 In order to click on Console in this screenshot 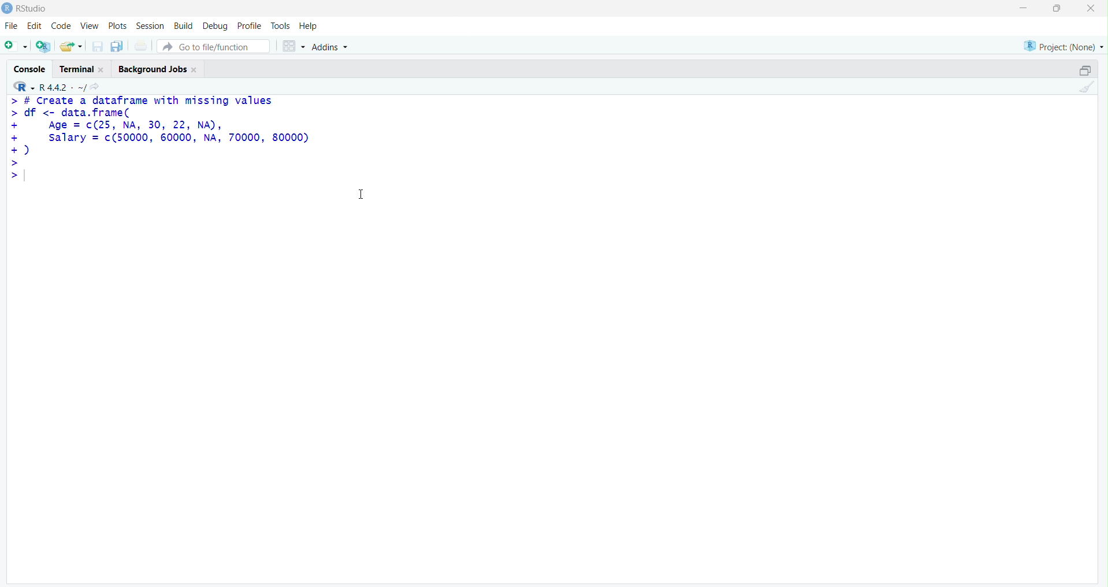, I will do `click(31, 68)`.